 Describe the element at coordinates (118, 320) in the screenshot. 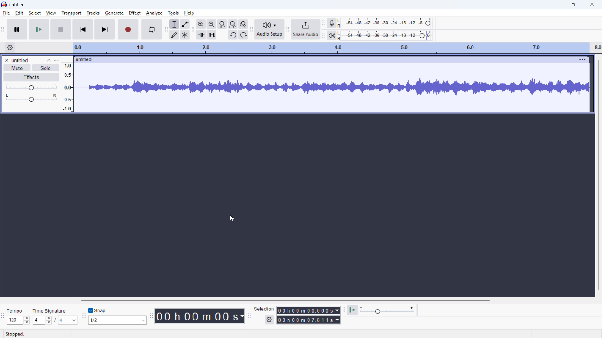

I see `Set snapping ` at that location.